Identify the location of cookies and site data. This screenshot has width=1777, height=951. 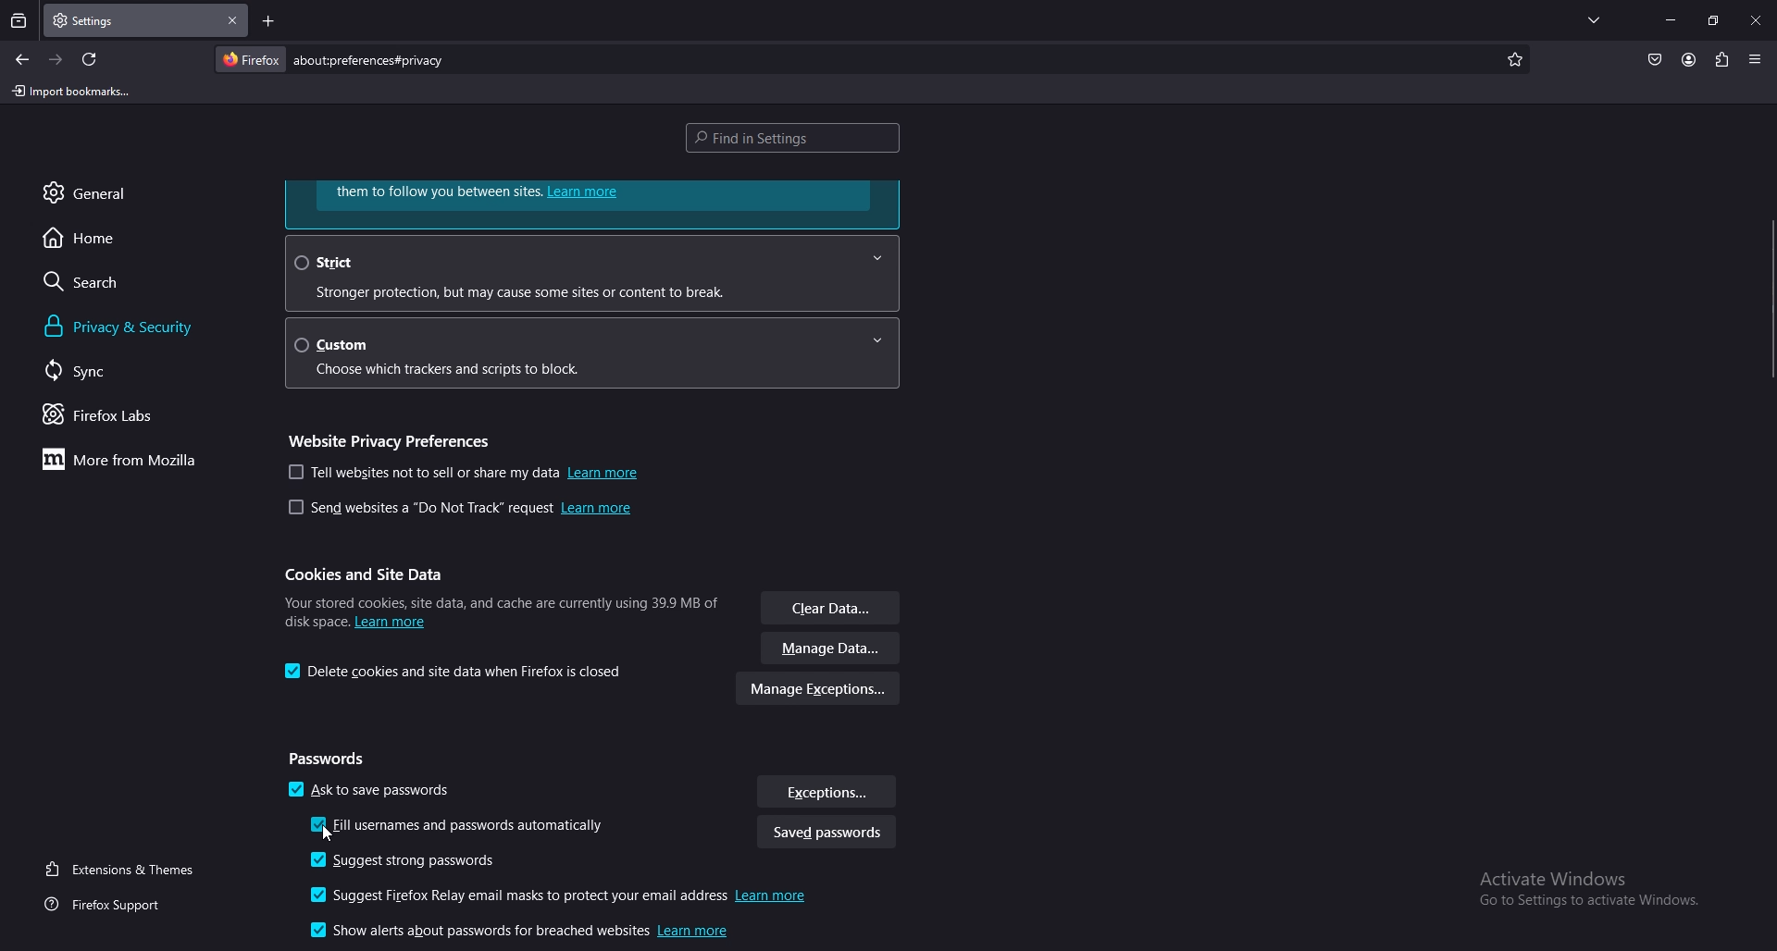
(371, 574).